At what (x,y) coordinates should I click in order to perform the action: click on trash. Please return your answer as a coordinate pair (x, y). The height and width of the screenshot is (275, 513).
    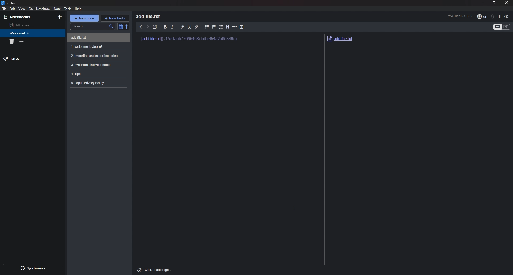
    Looking at the image, I should click on (30, 41).